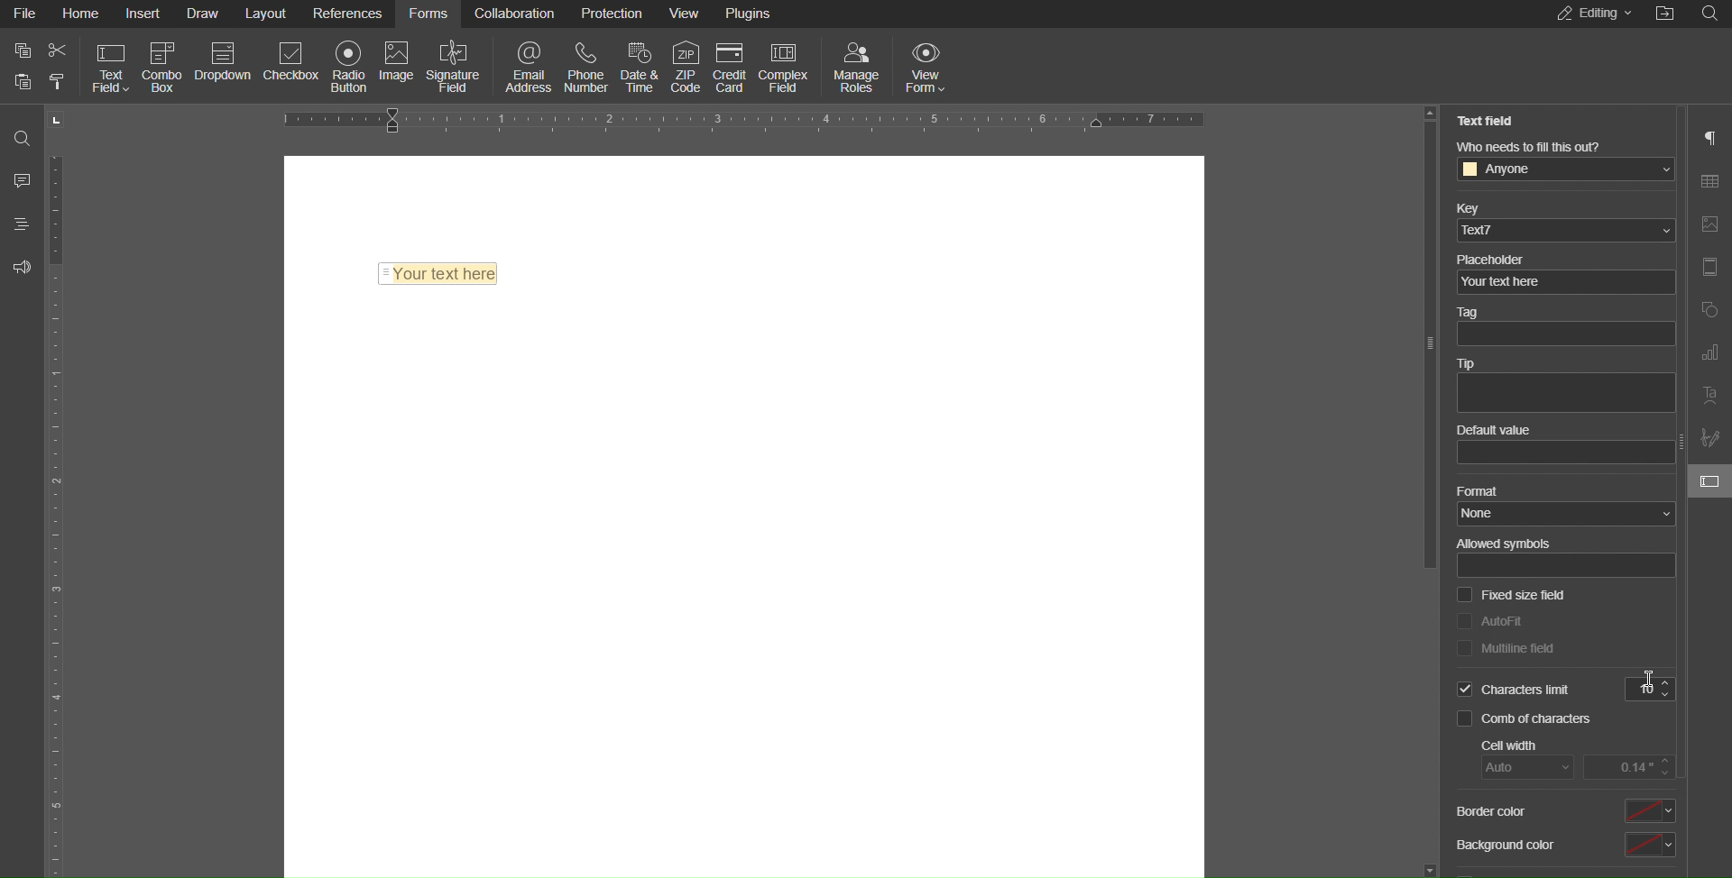 The image size is (1732, 878). What do you see at coordinates (858, 65) in the screenshot?
I see `Manage Rules` at bounding box center [858, 65].